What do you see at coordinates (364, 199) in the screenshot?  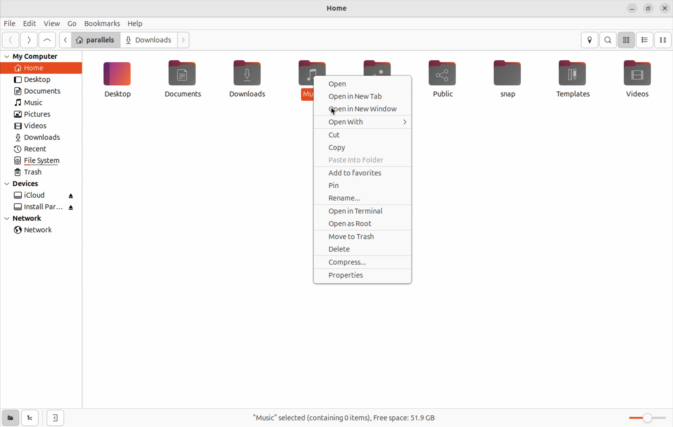 I see `rename` at bounding box center [364, 199].